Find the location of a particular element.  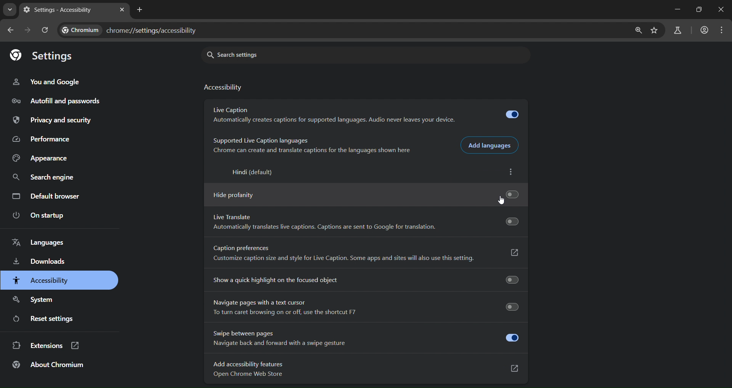

new tab is located at coordinates (121, 10).